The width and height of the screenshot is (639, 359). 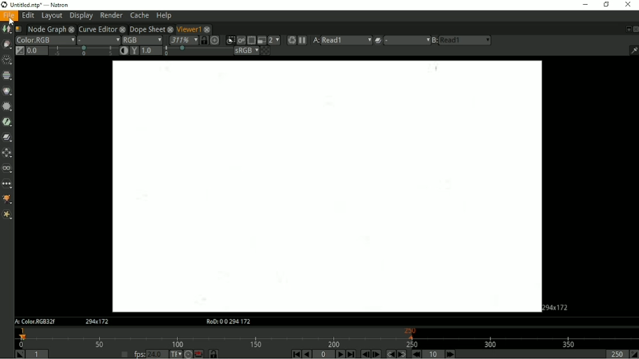 What do you see at coordinates (351, 354) in the screenshot?
I see `Last frame` at bounding box center [351, 354].